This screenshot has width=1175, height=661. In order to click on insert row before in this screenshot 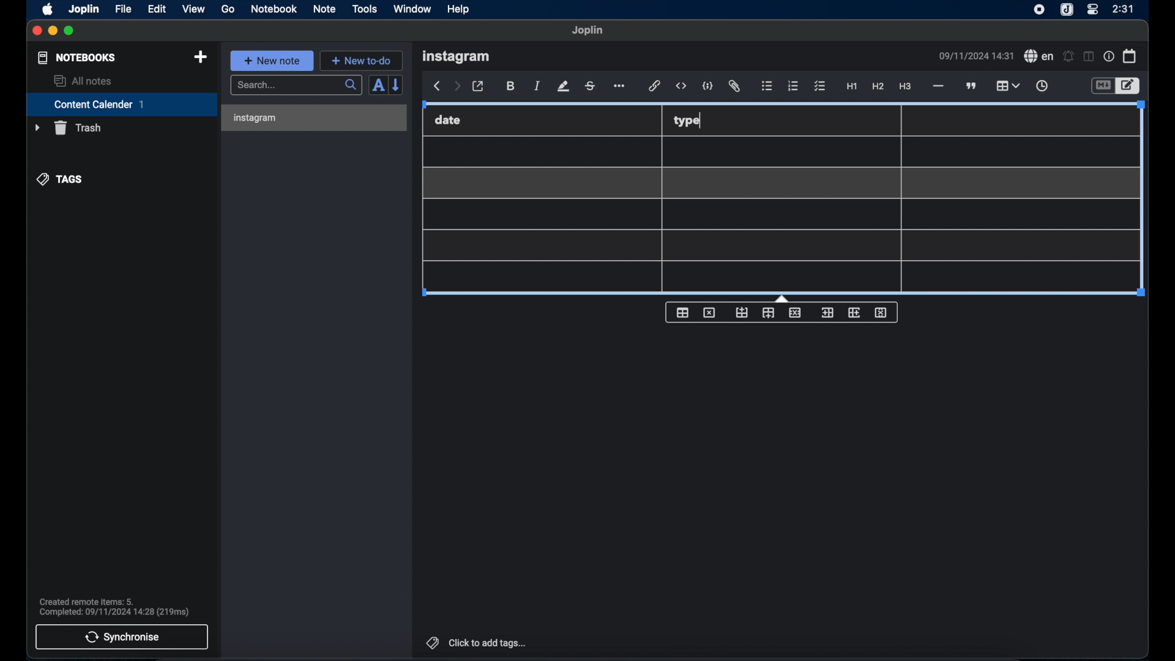, I will do `click(742, 312)`.